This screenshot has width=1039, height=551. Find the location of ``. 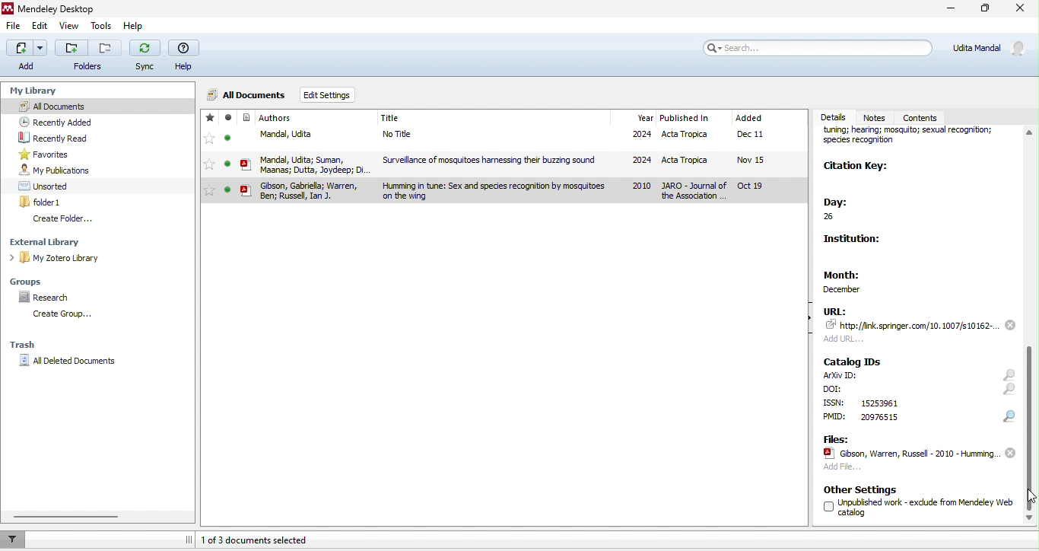

 is located at coordinates (88, 55).